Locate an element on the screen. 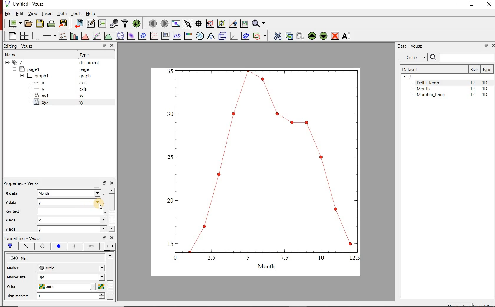 The width and height of the screenshot is (495, 307). 3d graph is located at coordinates (233, 36).